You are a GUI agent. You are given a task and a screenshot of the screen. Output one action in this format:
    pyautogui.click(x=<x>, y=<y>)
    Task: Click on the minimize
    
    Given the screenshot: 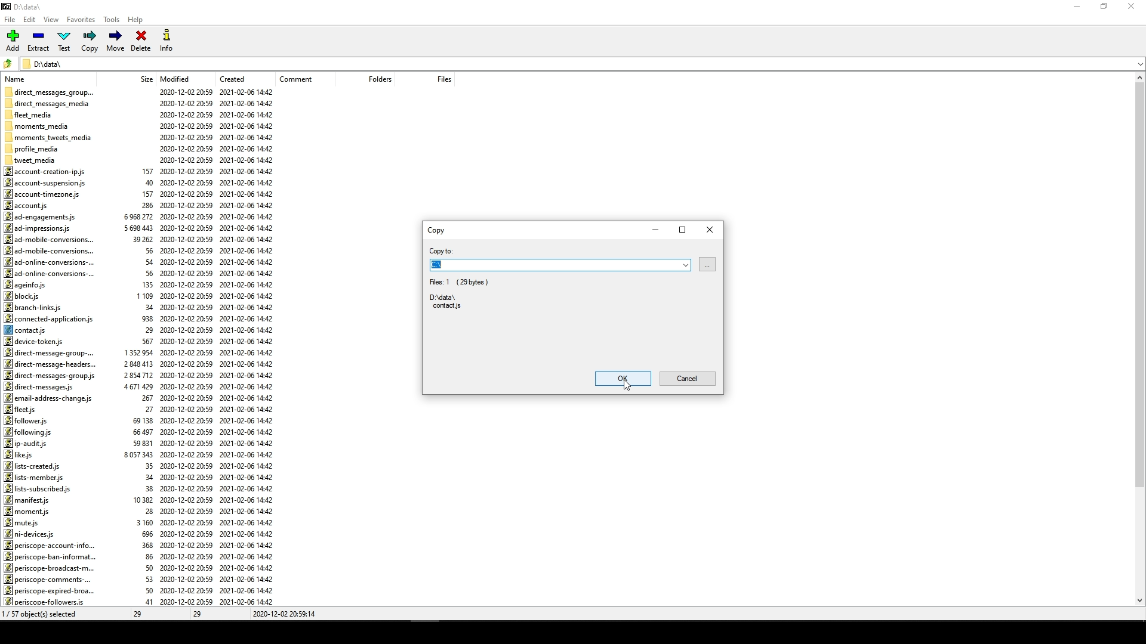 What is the action you would take?
    pyautogui.click(x=1077, y=10)
    